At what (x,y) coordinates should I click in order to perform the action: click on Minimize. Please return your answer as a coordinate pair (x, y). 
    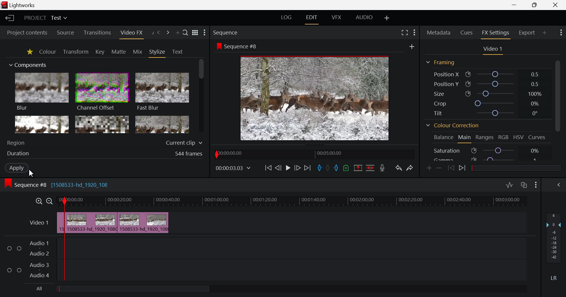
    Looking at the image, I should click on (535, 5).